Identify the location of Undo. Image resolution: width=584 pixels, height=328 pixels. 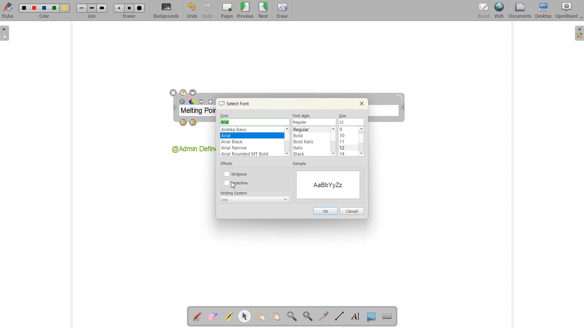
(192, 10).